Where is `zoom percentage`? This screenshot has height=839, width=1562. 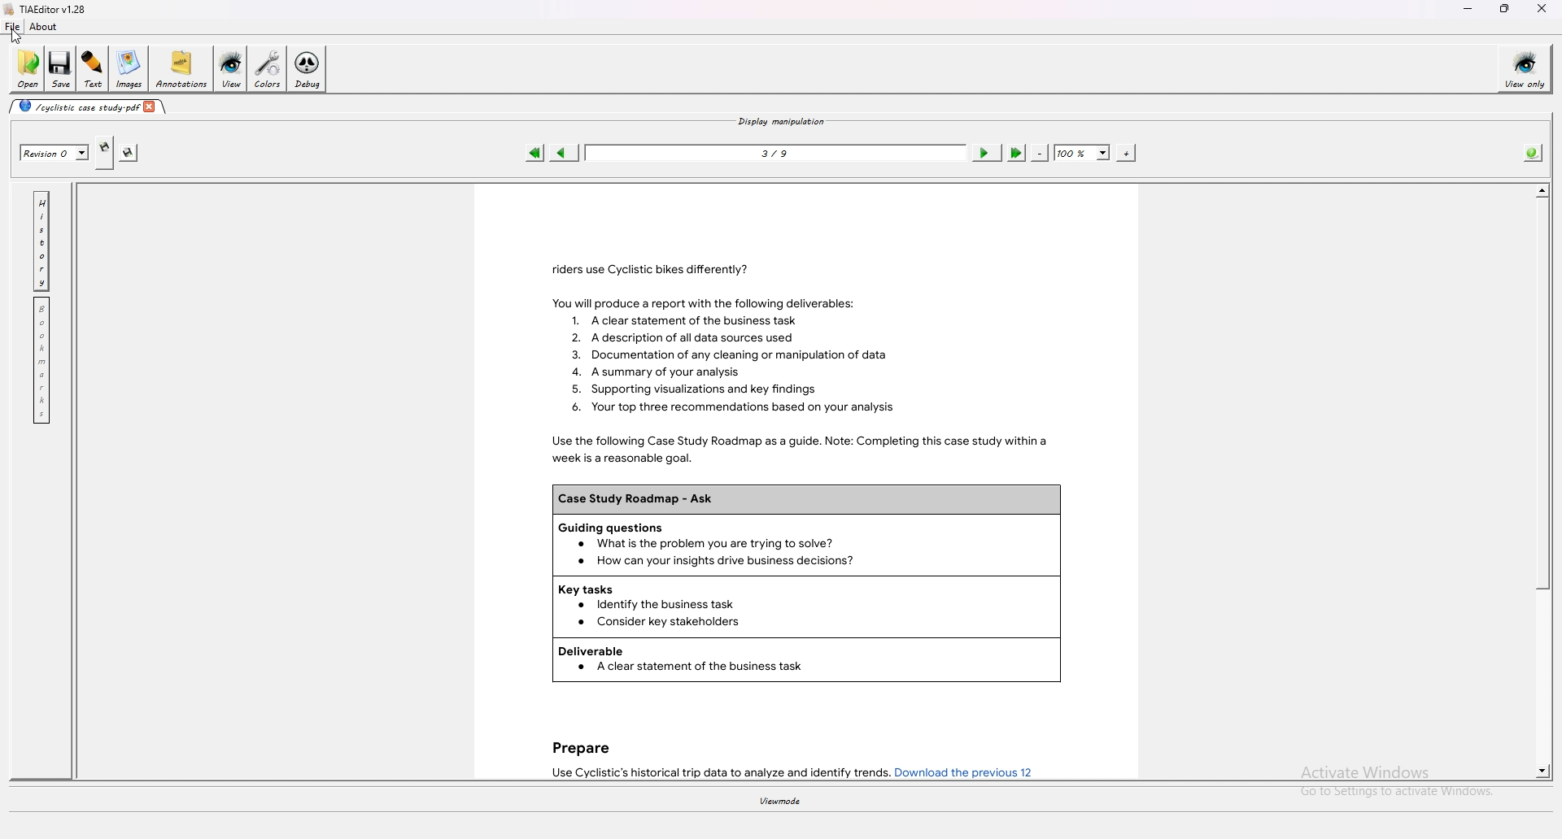
zoom percentage is located at coordinates (1082, 153).